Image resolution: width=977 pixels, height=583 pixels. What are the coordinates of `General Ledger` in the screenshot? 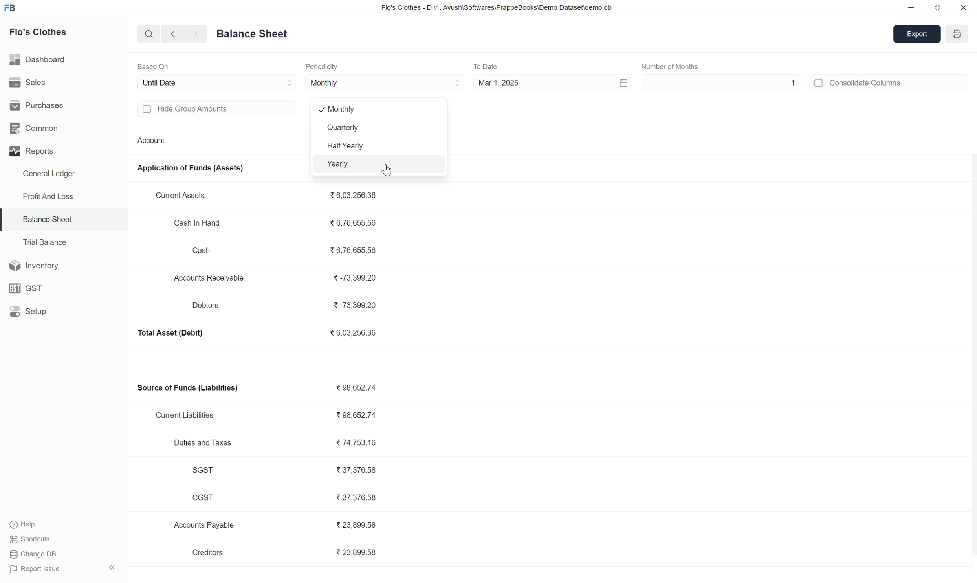 It's located at (53, 174).